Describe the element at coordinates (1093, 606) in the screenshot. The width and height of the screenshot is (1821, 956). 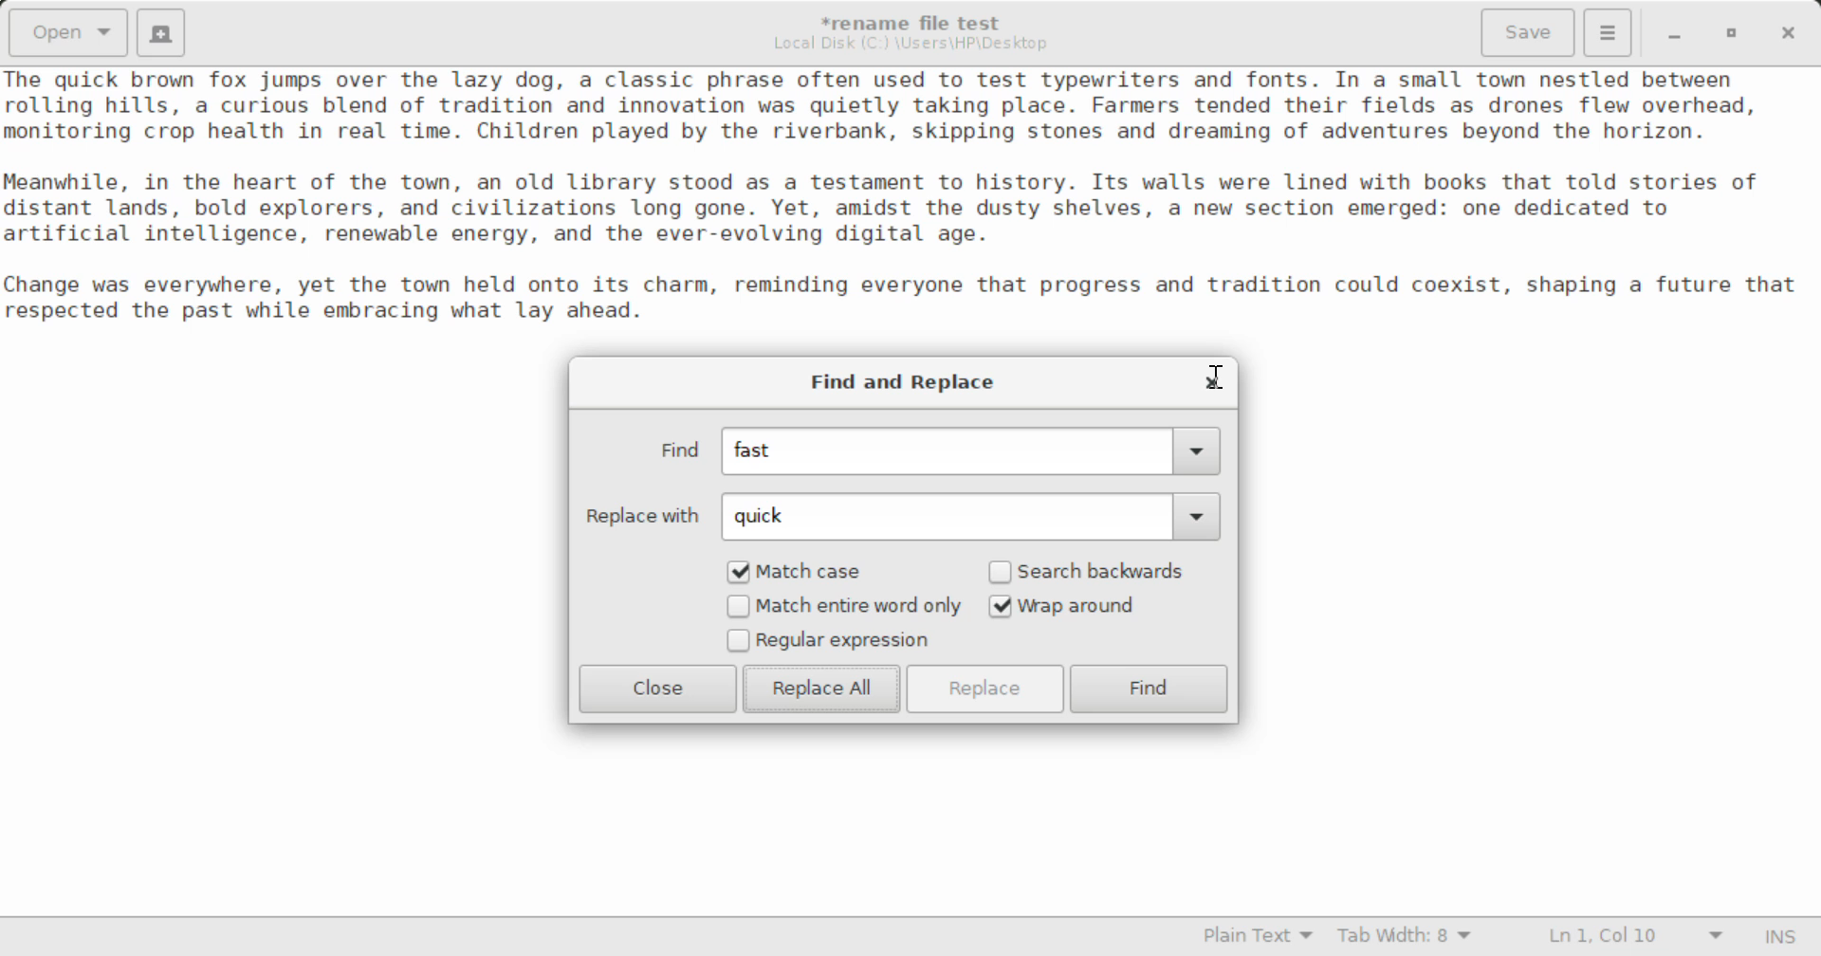
I see `Wrap around` at that location.